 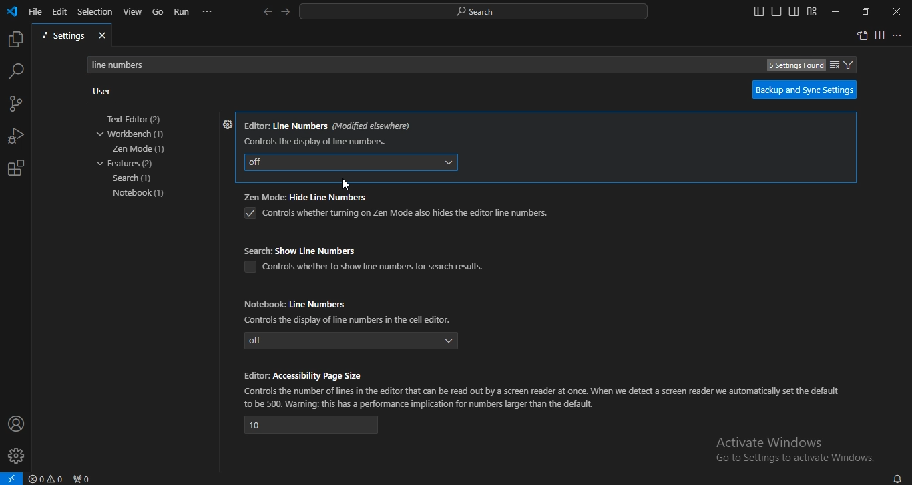 What do you see at coordinates (396, 208) in the screenshot?
I see `Zen Mode: Hide Line Numbers/ Controls whether turing on Zen Mode also hides the editor line numbers.` at bounding box center [396, 208].